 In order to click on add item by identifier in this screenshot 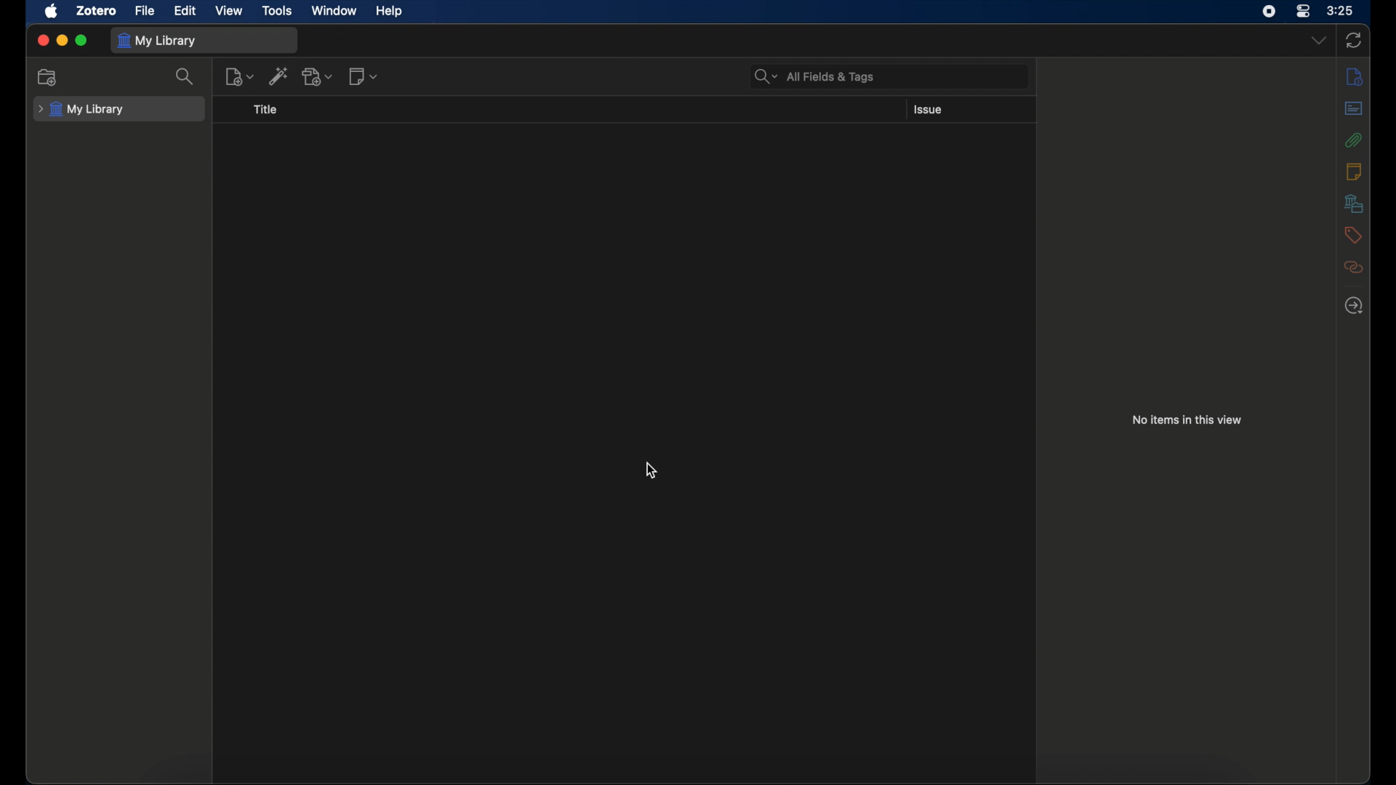, I will do `click(279, 76)`.